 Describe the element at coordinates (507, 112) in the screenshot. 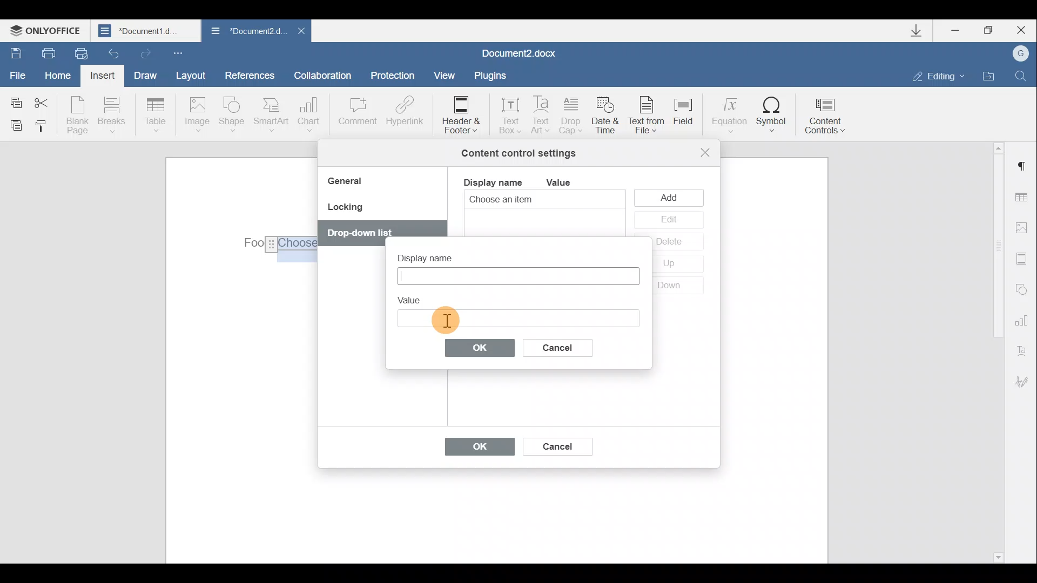

I see `Text box` at that location.